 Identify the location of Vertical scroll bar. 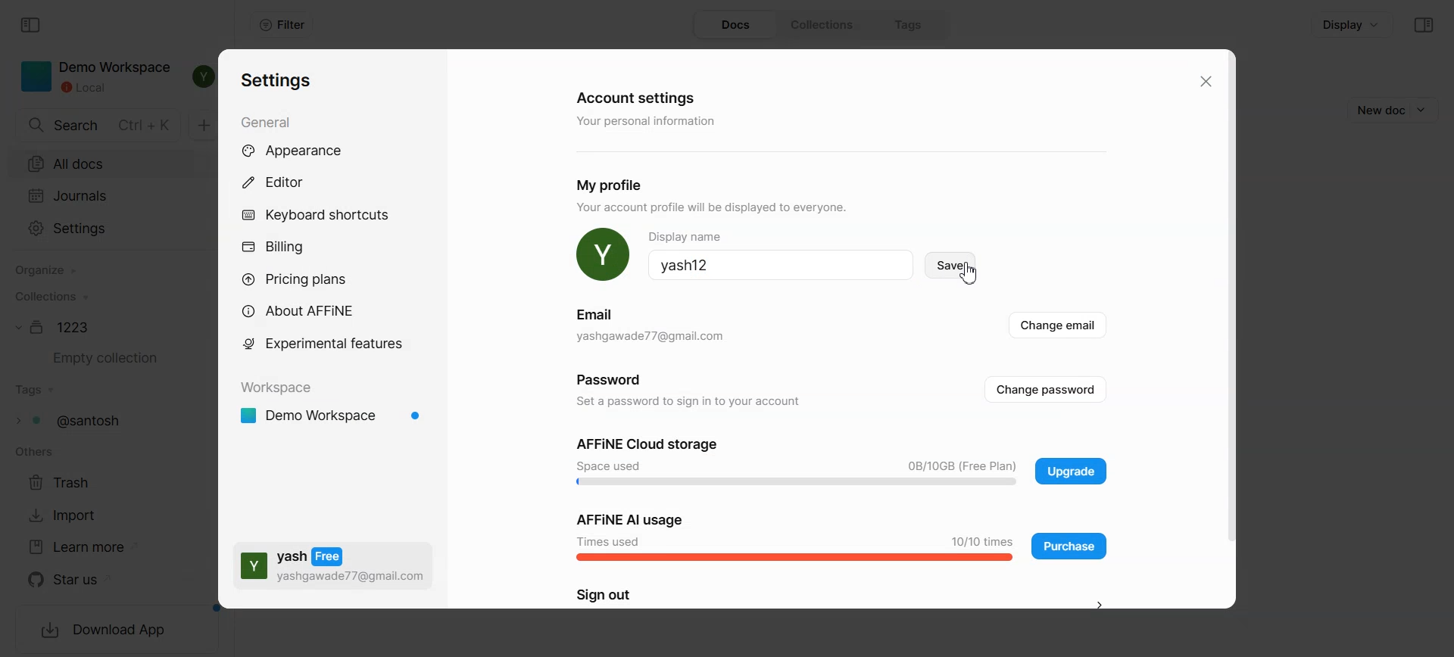
(1228, 328).